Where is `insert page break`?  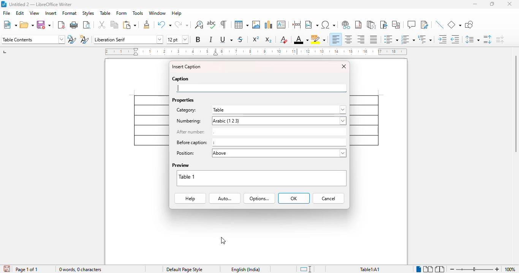
insert page break is located at coordinates (296, 24).